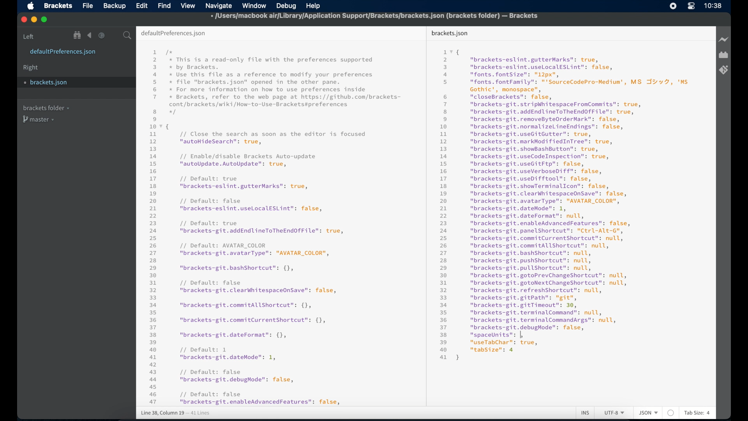 This screenshot has height=421, width=748. What do you see at coordinates (31, 68) in the screenshot?
I see `right` at bounding box center [31, 68].